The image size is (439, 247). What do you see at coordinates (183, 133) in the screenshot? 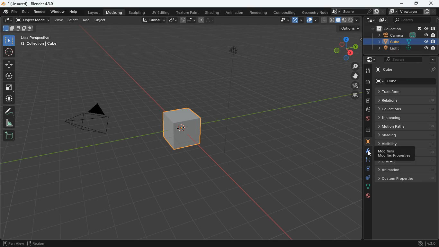
I see `cube` at bounding box center [183, 133].